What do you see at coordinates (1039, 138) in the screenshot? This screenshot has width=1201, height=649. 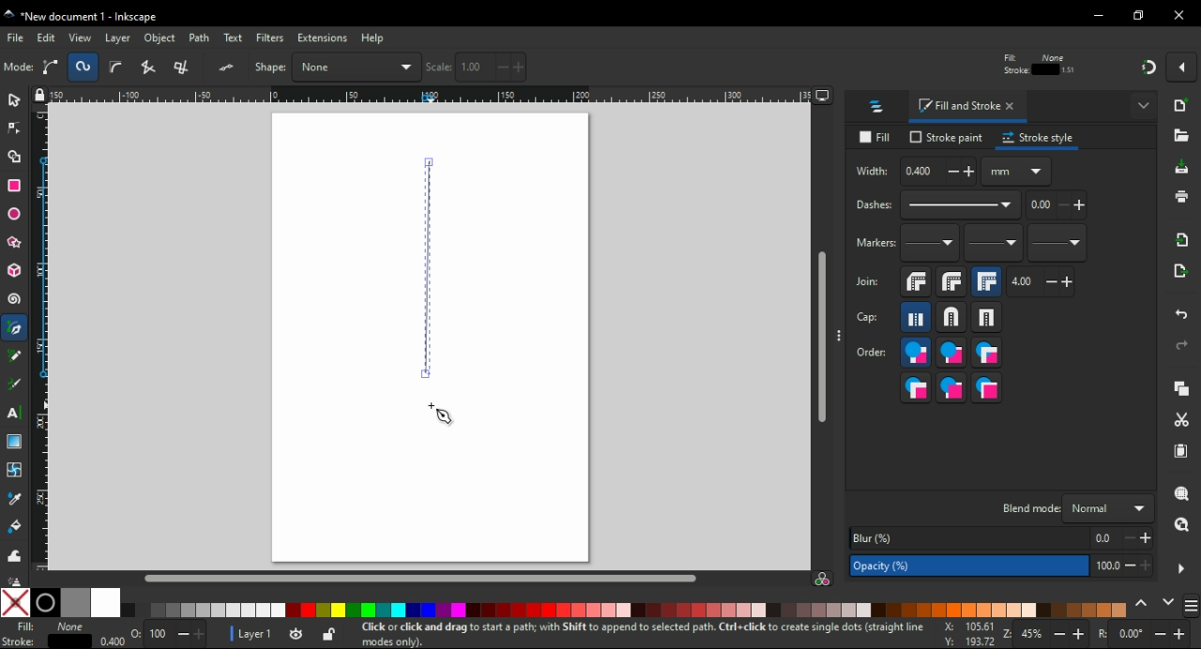 I see `stroke style` at bounding box center [1039, 138].